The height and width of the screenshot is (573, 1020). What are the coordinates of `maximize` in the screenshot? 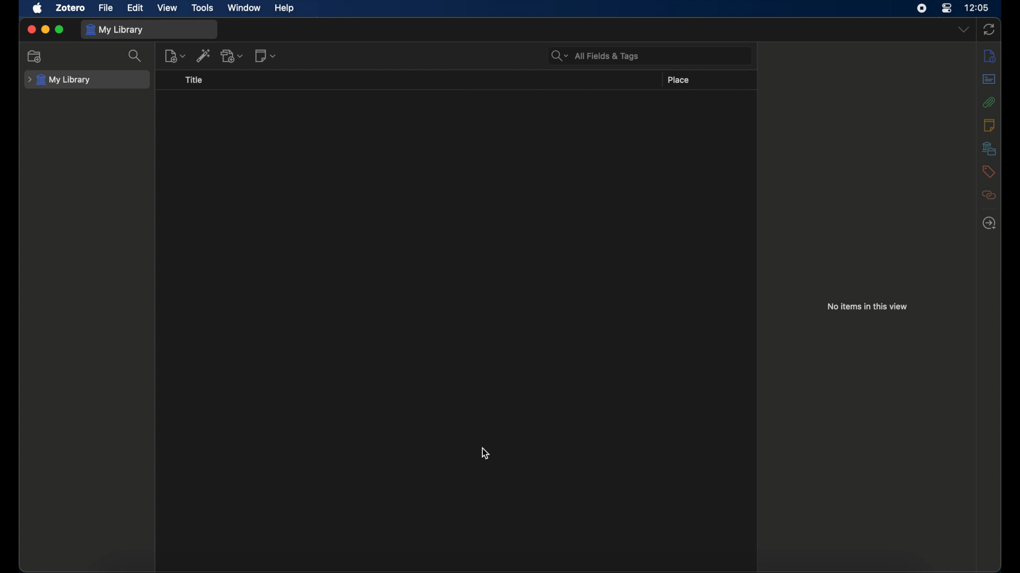 It's located at (61, 30).